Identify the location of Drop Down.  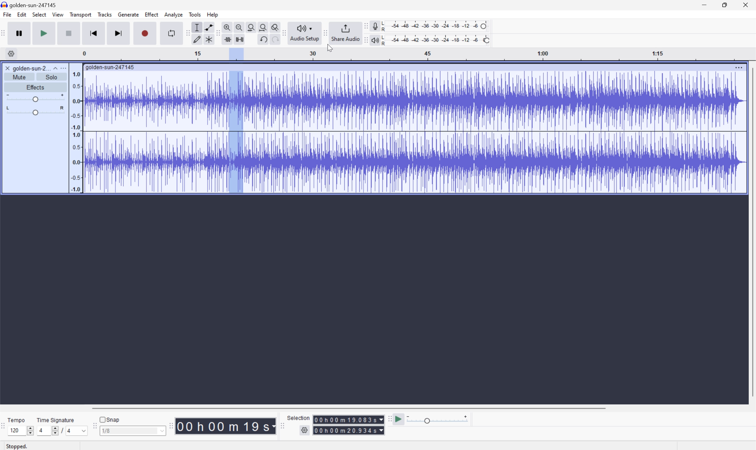
(82, 431).